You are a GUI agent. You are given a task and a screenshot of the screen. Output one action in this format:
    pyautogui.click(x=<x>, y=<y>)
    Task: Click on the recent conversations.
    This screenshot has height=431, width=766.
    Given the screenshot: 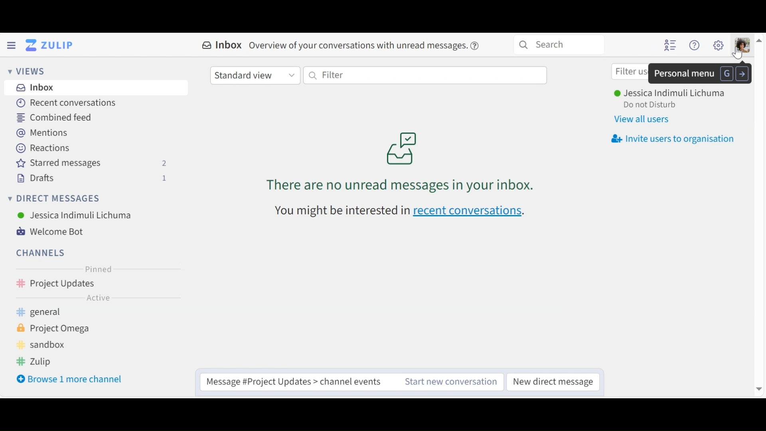 What is the action you would take?
    pyautogui.click(x=473, y=213)
    